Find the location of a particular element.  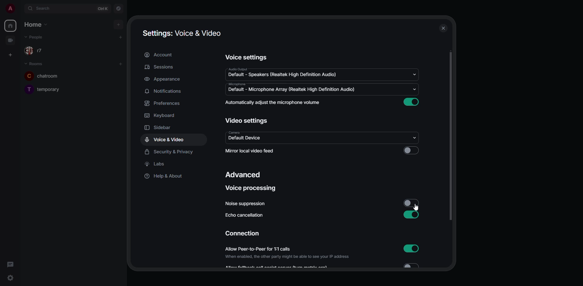

profile is located at coordinates (10, 8).